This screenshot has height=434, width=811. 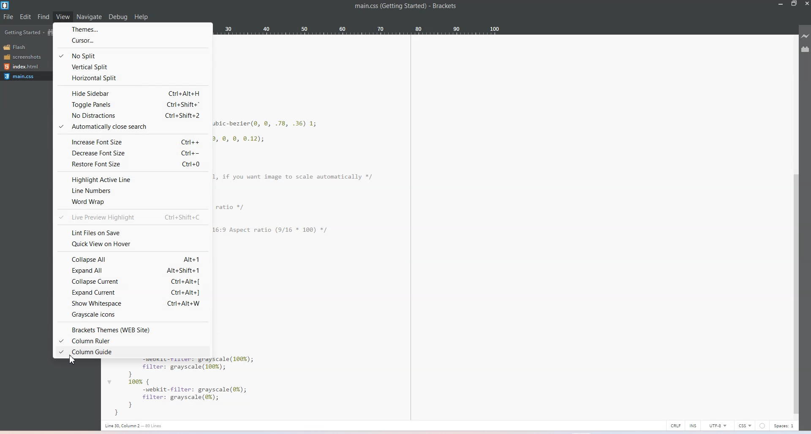 I want to click on Debug, so click(x=118, y=17).